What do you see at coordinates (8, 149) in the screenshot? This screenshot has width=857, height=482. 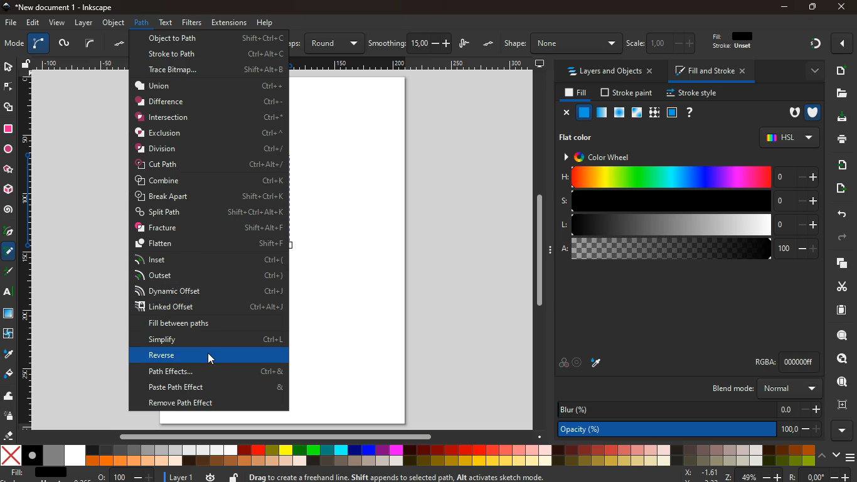 I see `circle` at bounding box center [8, 149].